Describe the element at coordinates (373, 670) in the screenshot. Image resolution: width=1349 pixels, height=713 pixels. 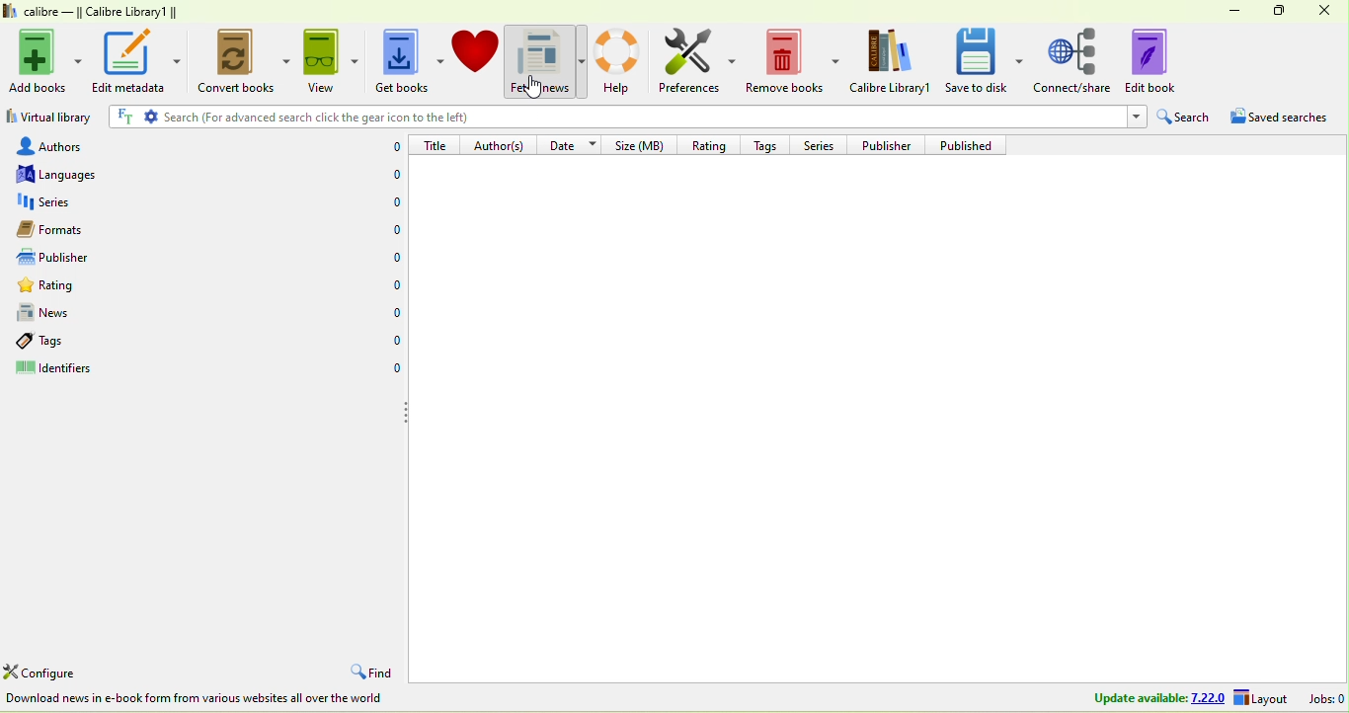
I see `find` at that location.